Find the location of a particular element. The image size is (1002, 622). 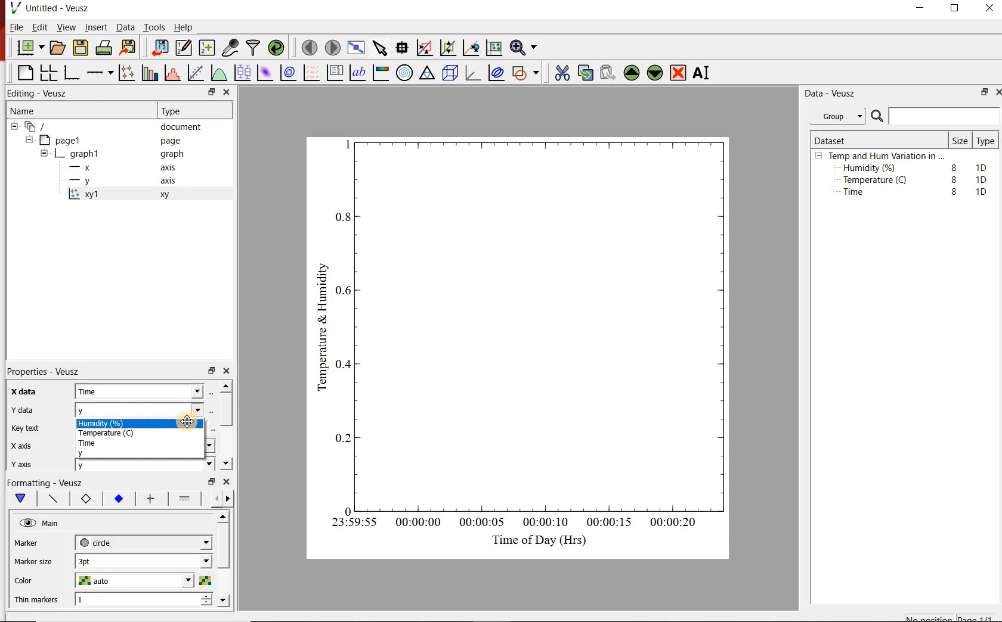

Humidity (%) is located at coordinates (872, 169).